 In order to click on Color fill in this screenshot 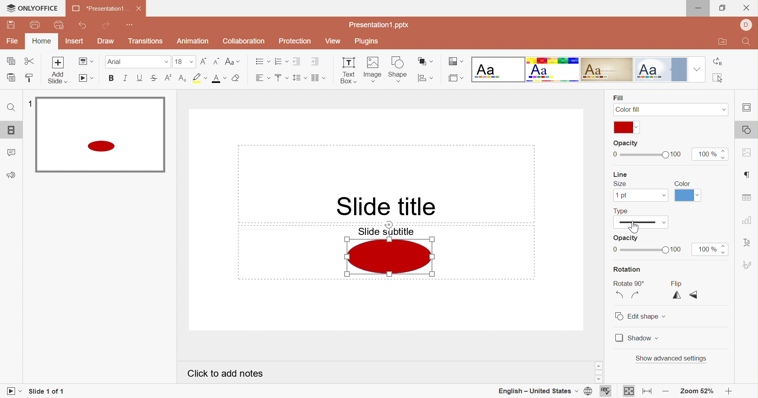, I will do `click(670, 110)`.